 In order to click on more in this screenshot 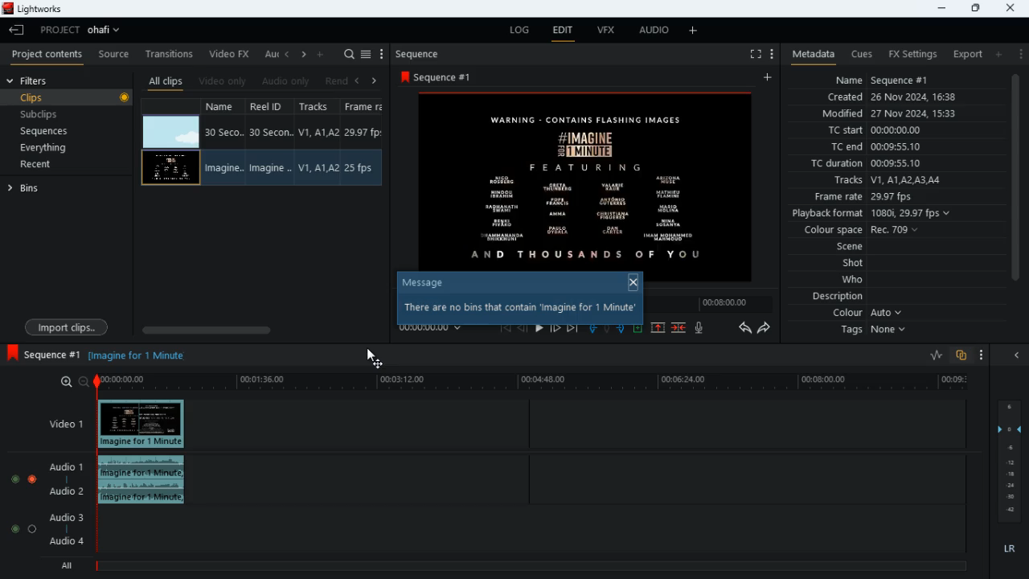, I will do `click(978, 354)`.